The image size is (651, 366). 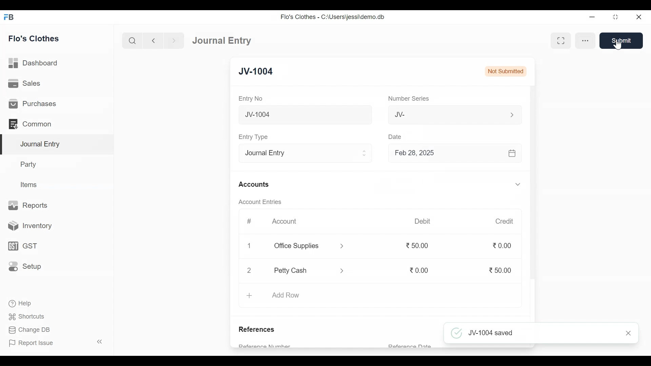 I want to click on Inventory, so click(x=27, y=226).